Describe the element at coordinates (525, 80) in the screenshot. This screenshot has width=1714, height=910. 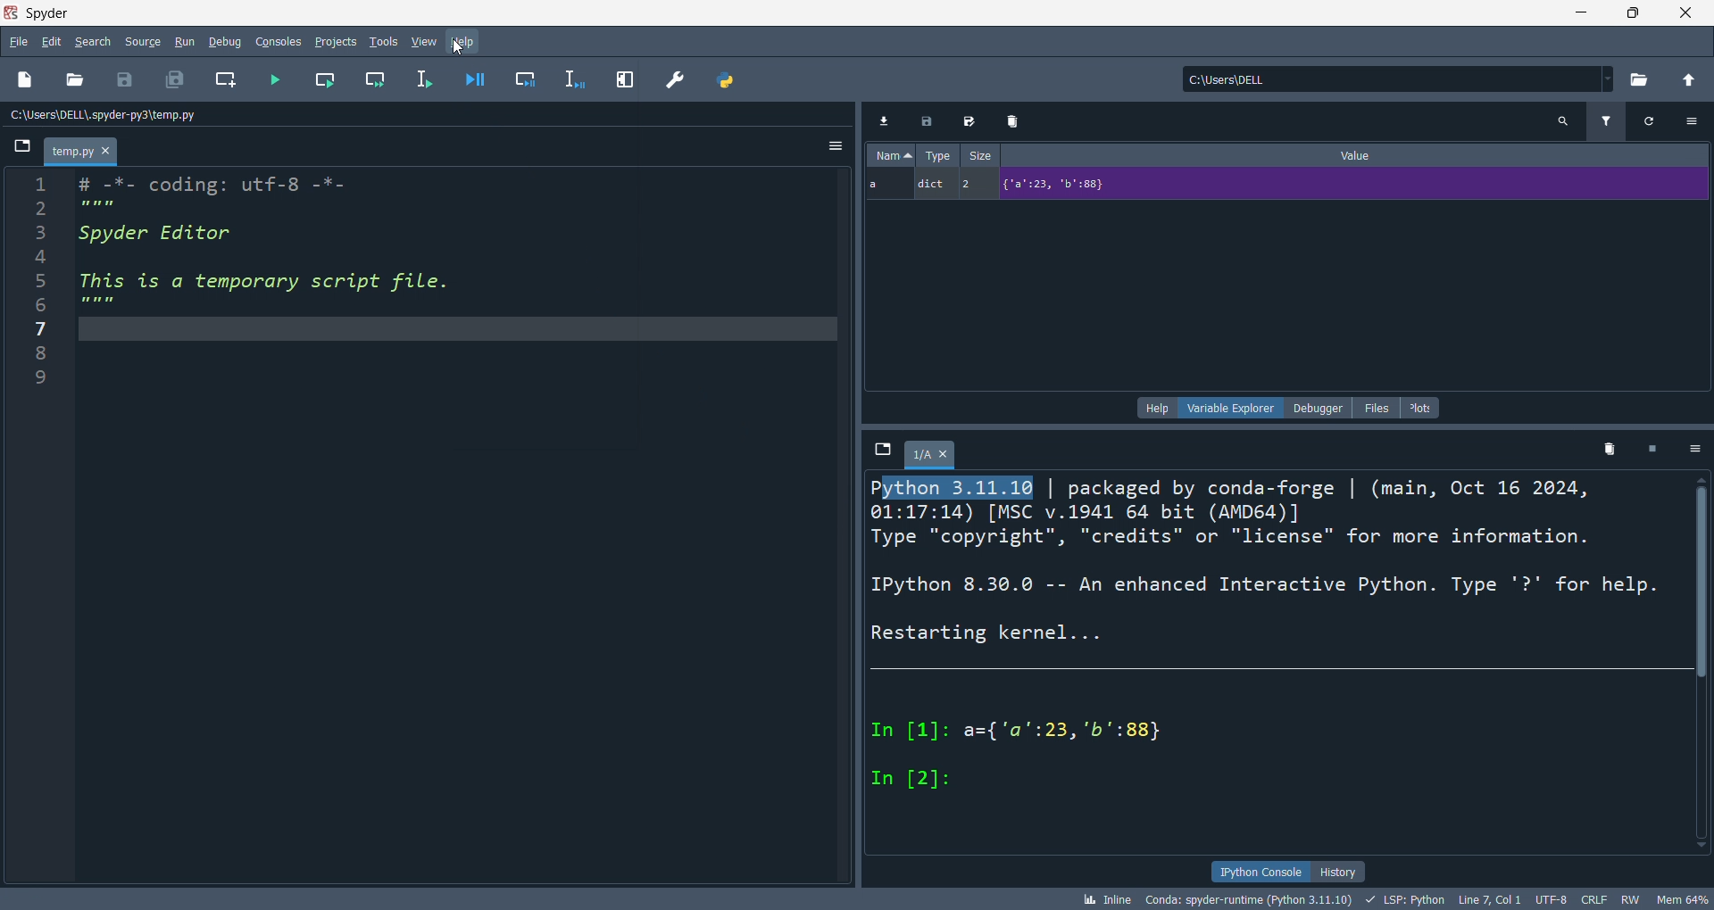
I see `debug cell` at that location.